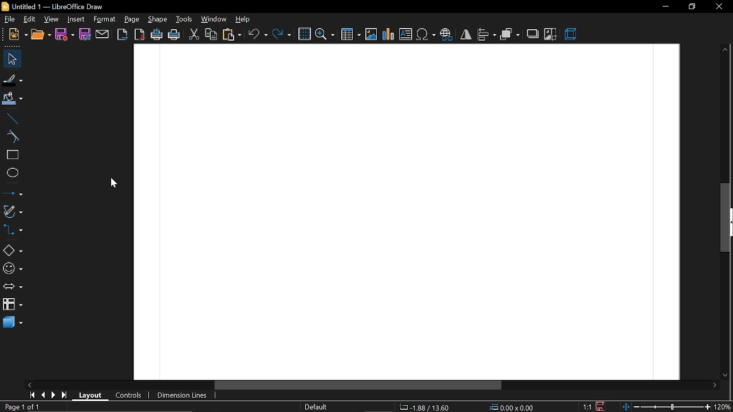 The image size is (733, 412). Describe the element at coordinates (116, 183) in the screenshot. I see `cursor` at that location.